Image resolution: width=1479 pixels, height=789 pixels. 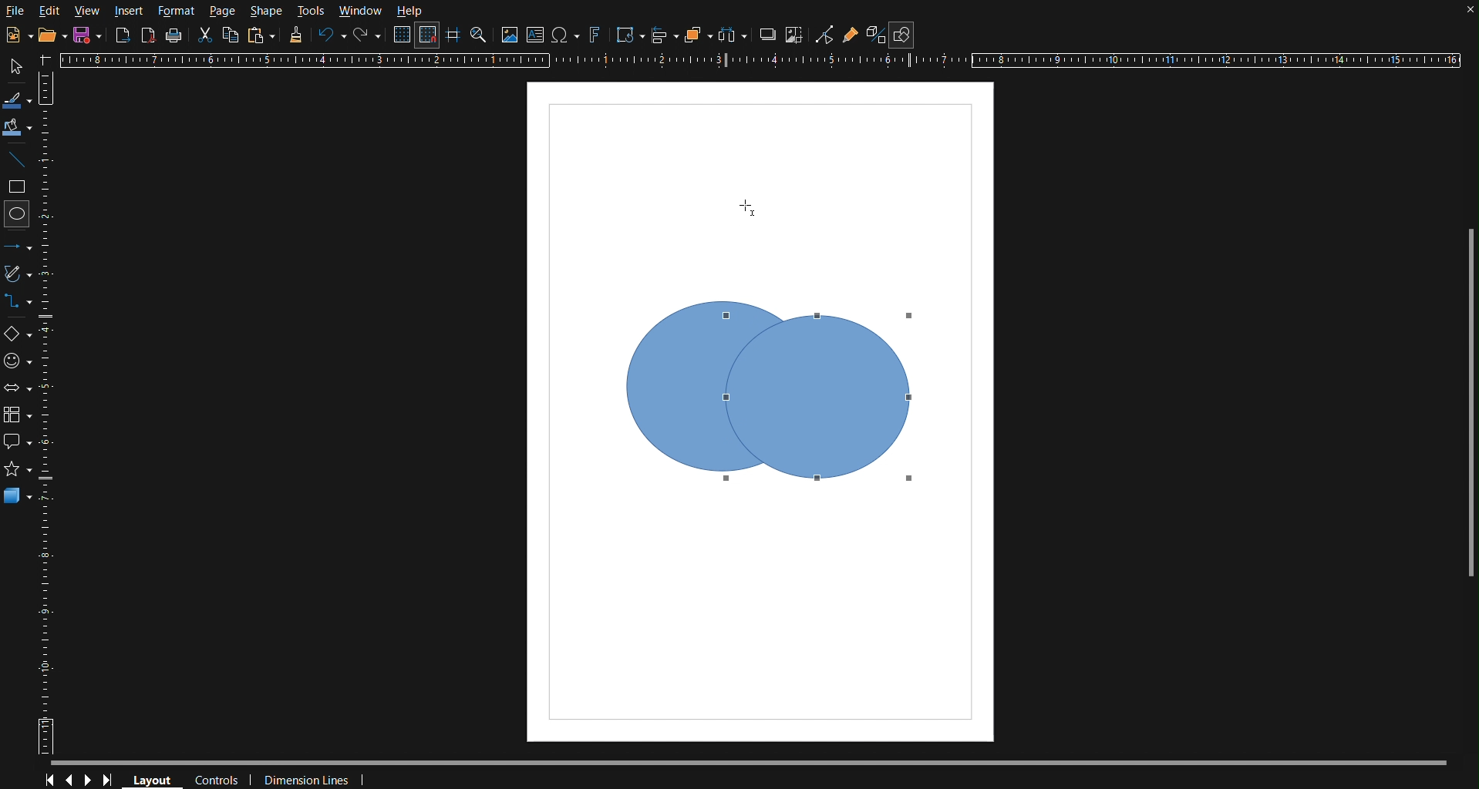 What do you see at coordinates (19, 217) in the screenshot?
I see `Circle` at bounding box center [19, 217].